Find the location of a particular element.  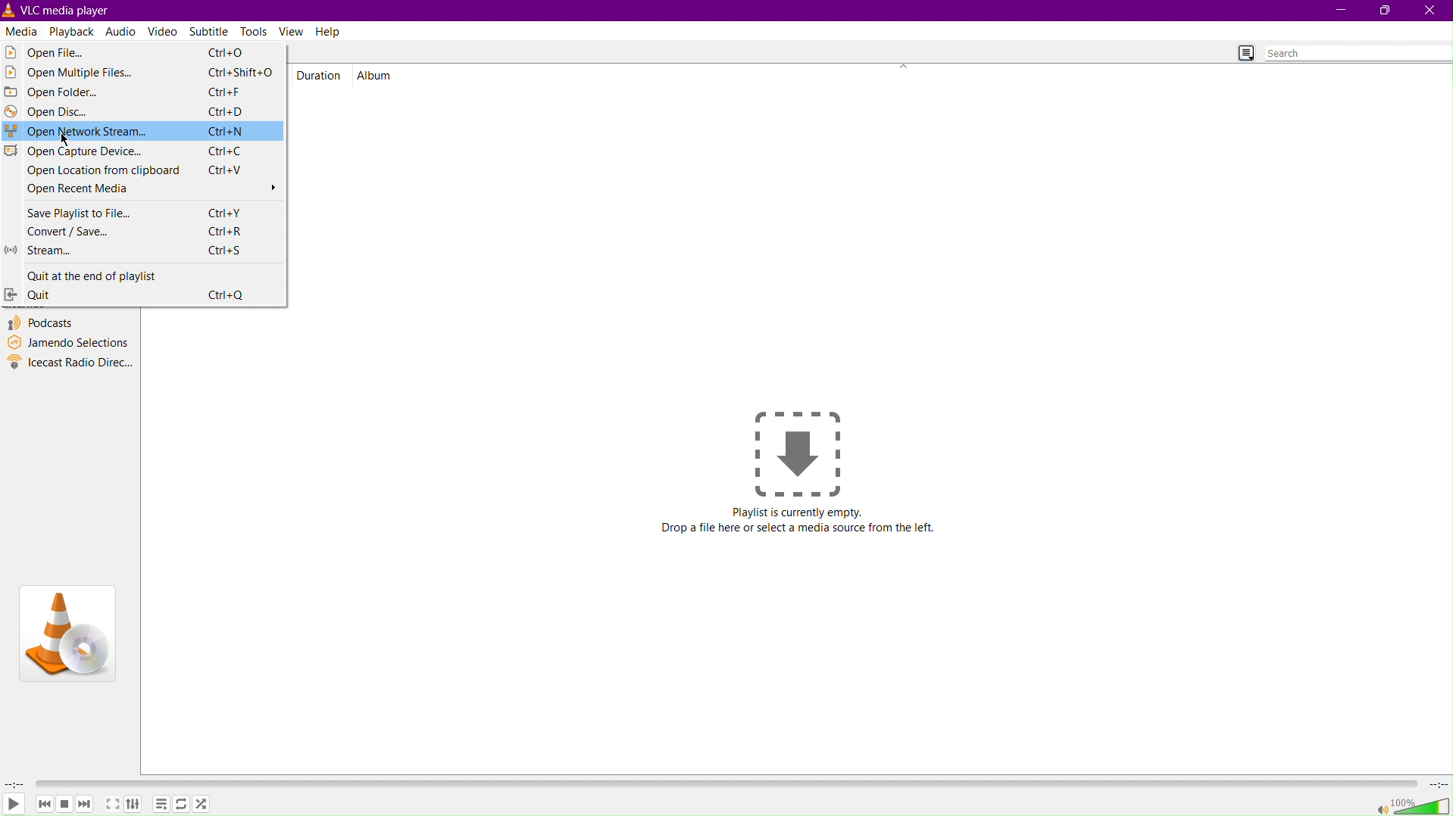

Skip Forward is located at coordinates (88, 807).